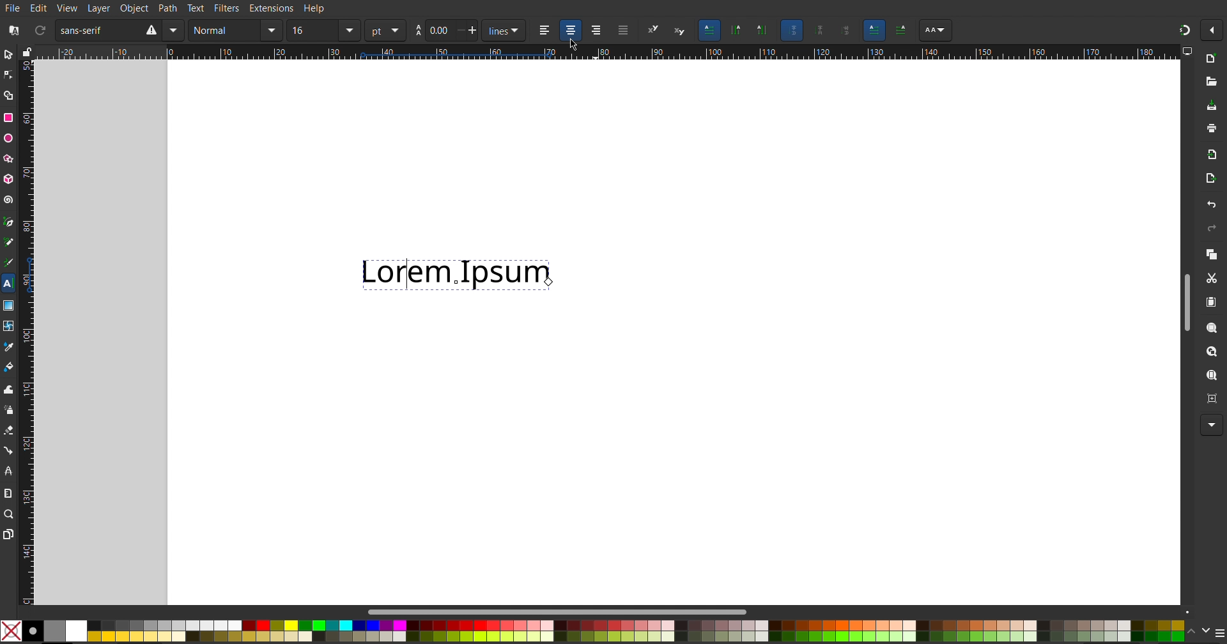  What do you see at coordinates (11, 242) in the screenshot?
I see `Pencil Tool` at bounding box center [11, 242].